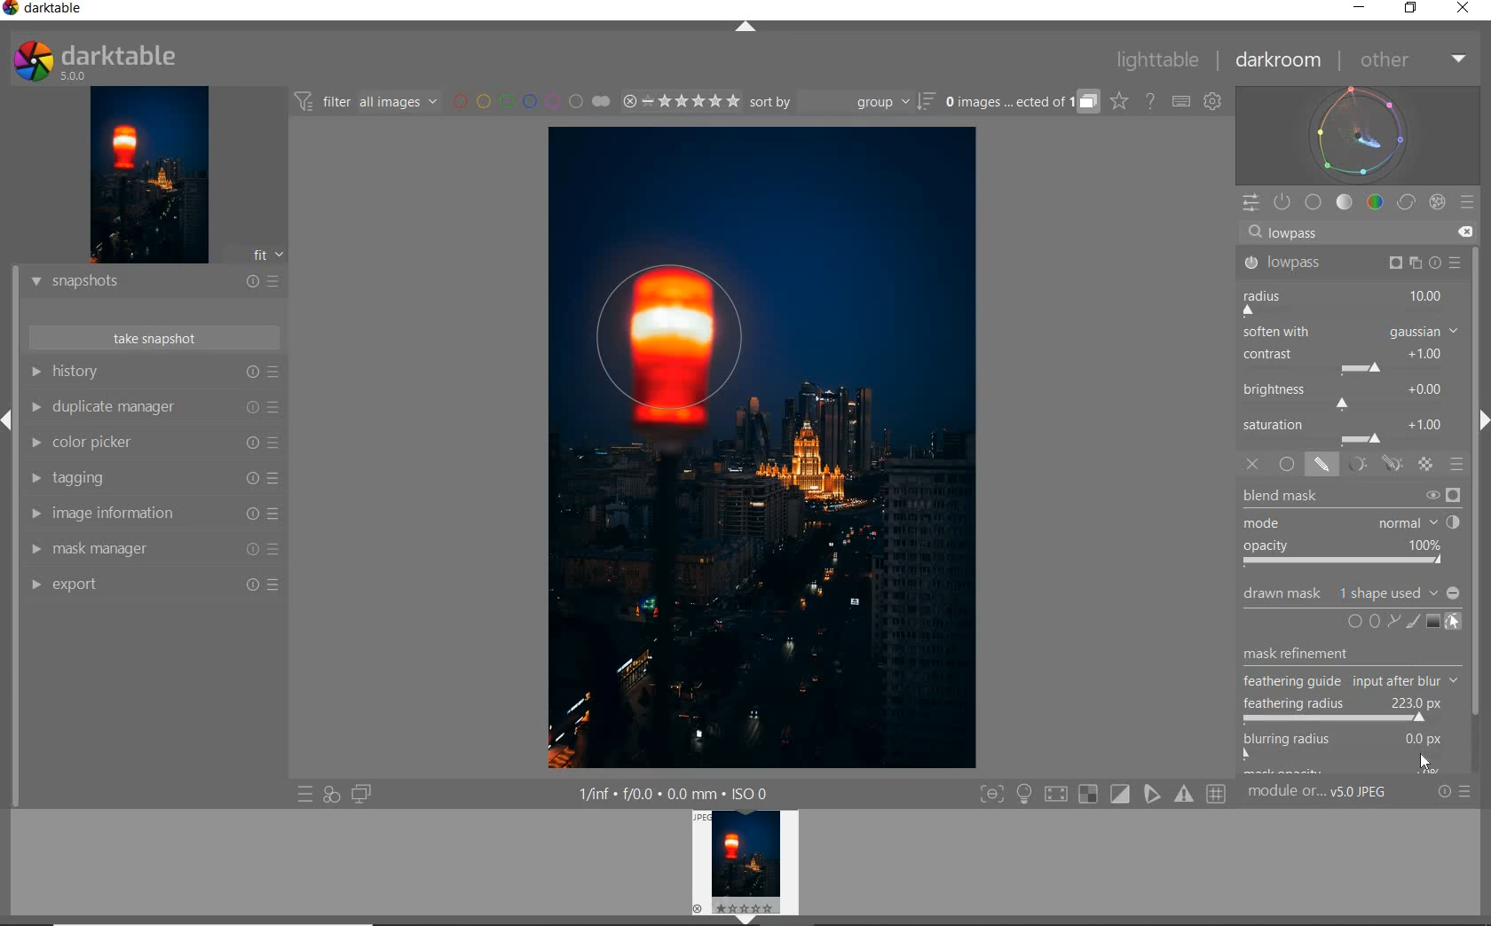 This screenshot has height=926, width=1491. Describe the element at coordinates (154, 480) in the screenshot. I see `TAGGING` at that location.